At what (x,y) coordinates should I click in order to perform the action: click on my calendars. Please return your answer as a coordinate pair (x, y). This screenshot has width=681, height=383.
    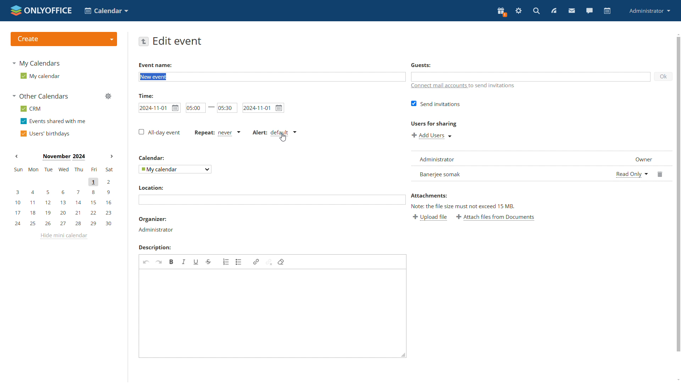
    Looking at the image, I should click on (37, 63).